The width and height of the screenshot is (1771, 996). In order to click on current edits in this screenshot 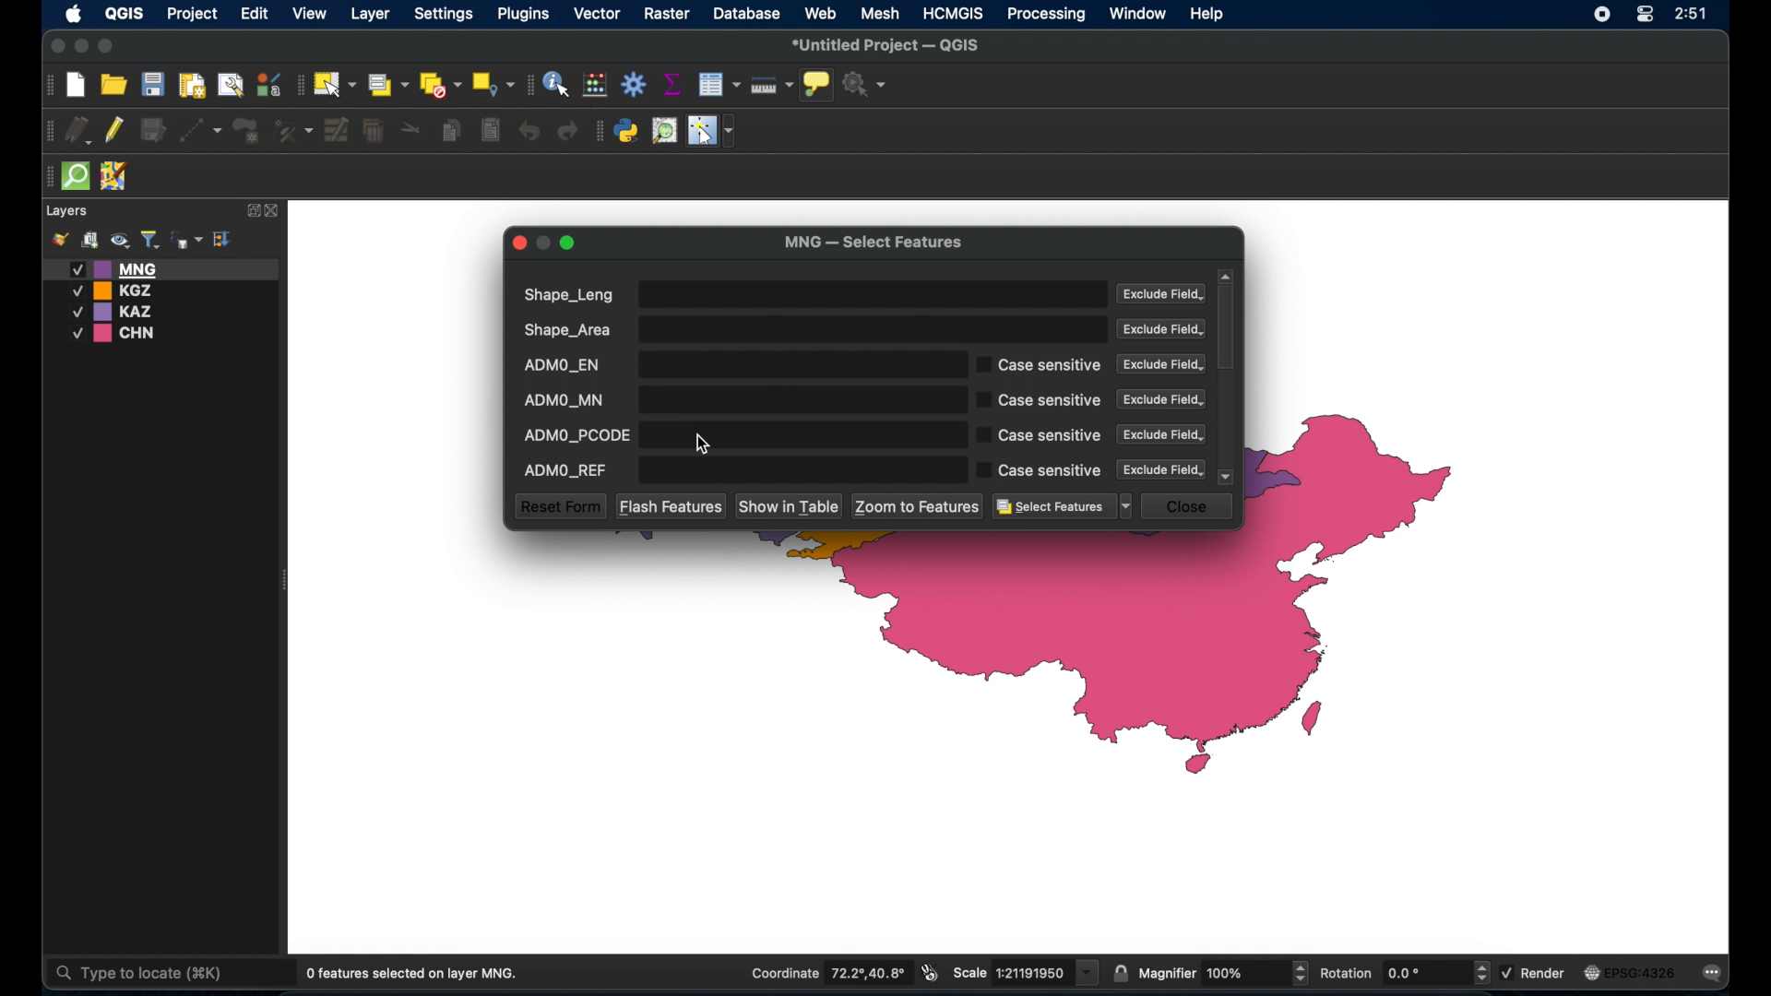, I will do `click(77, 129)`.